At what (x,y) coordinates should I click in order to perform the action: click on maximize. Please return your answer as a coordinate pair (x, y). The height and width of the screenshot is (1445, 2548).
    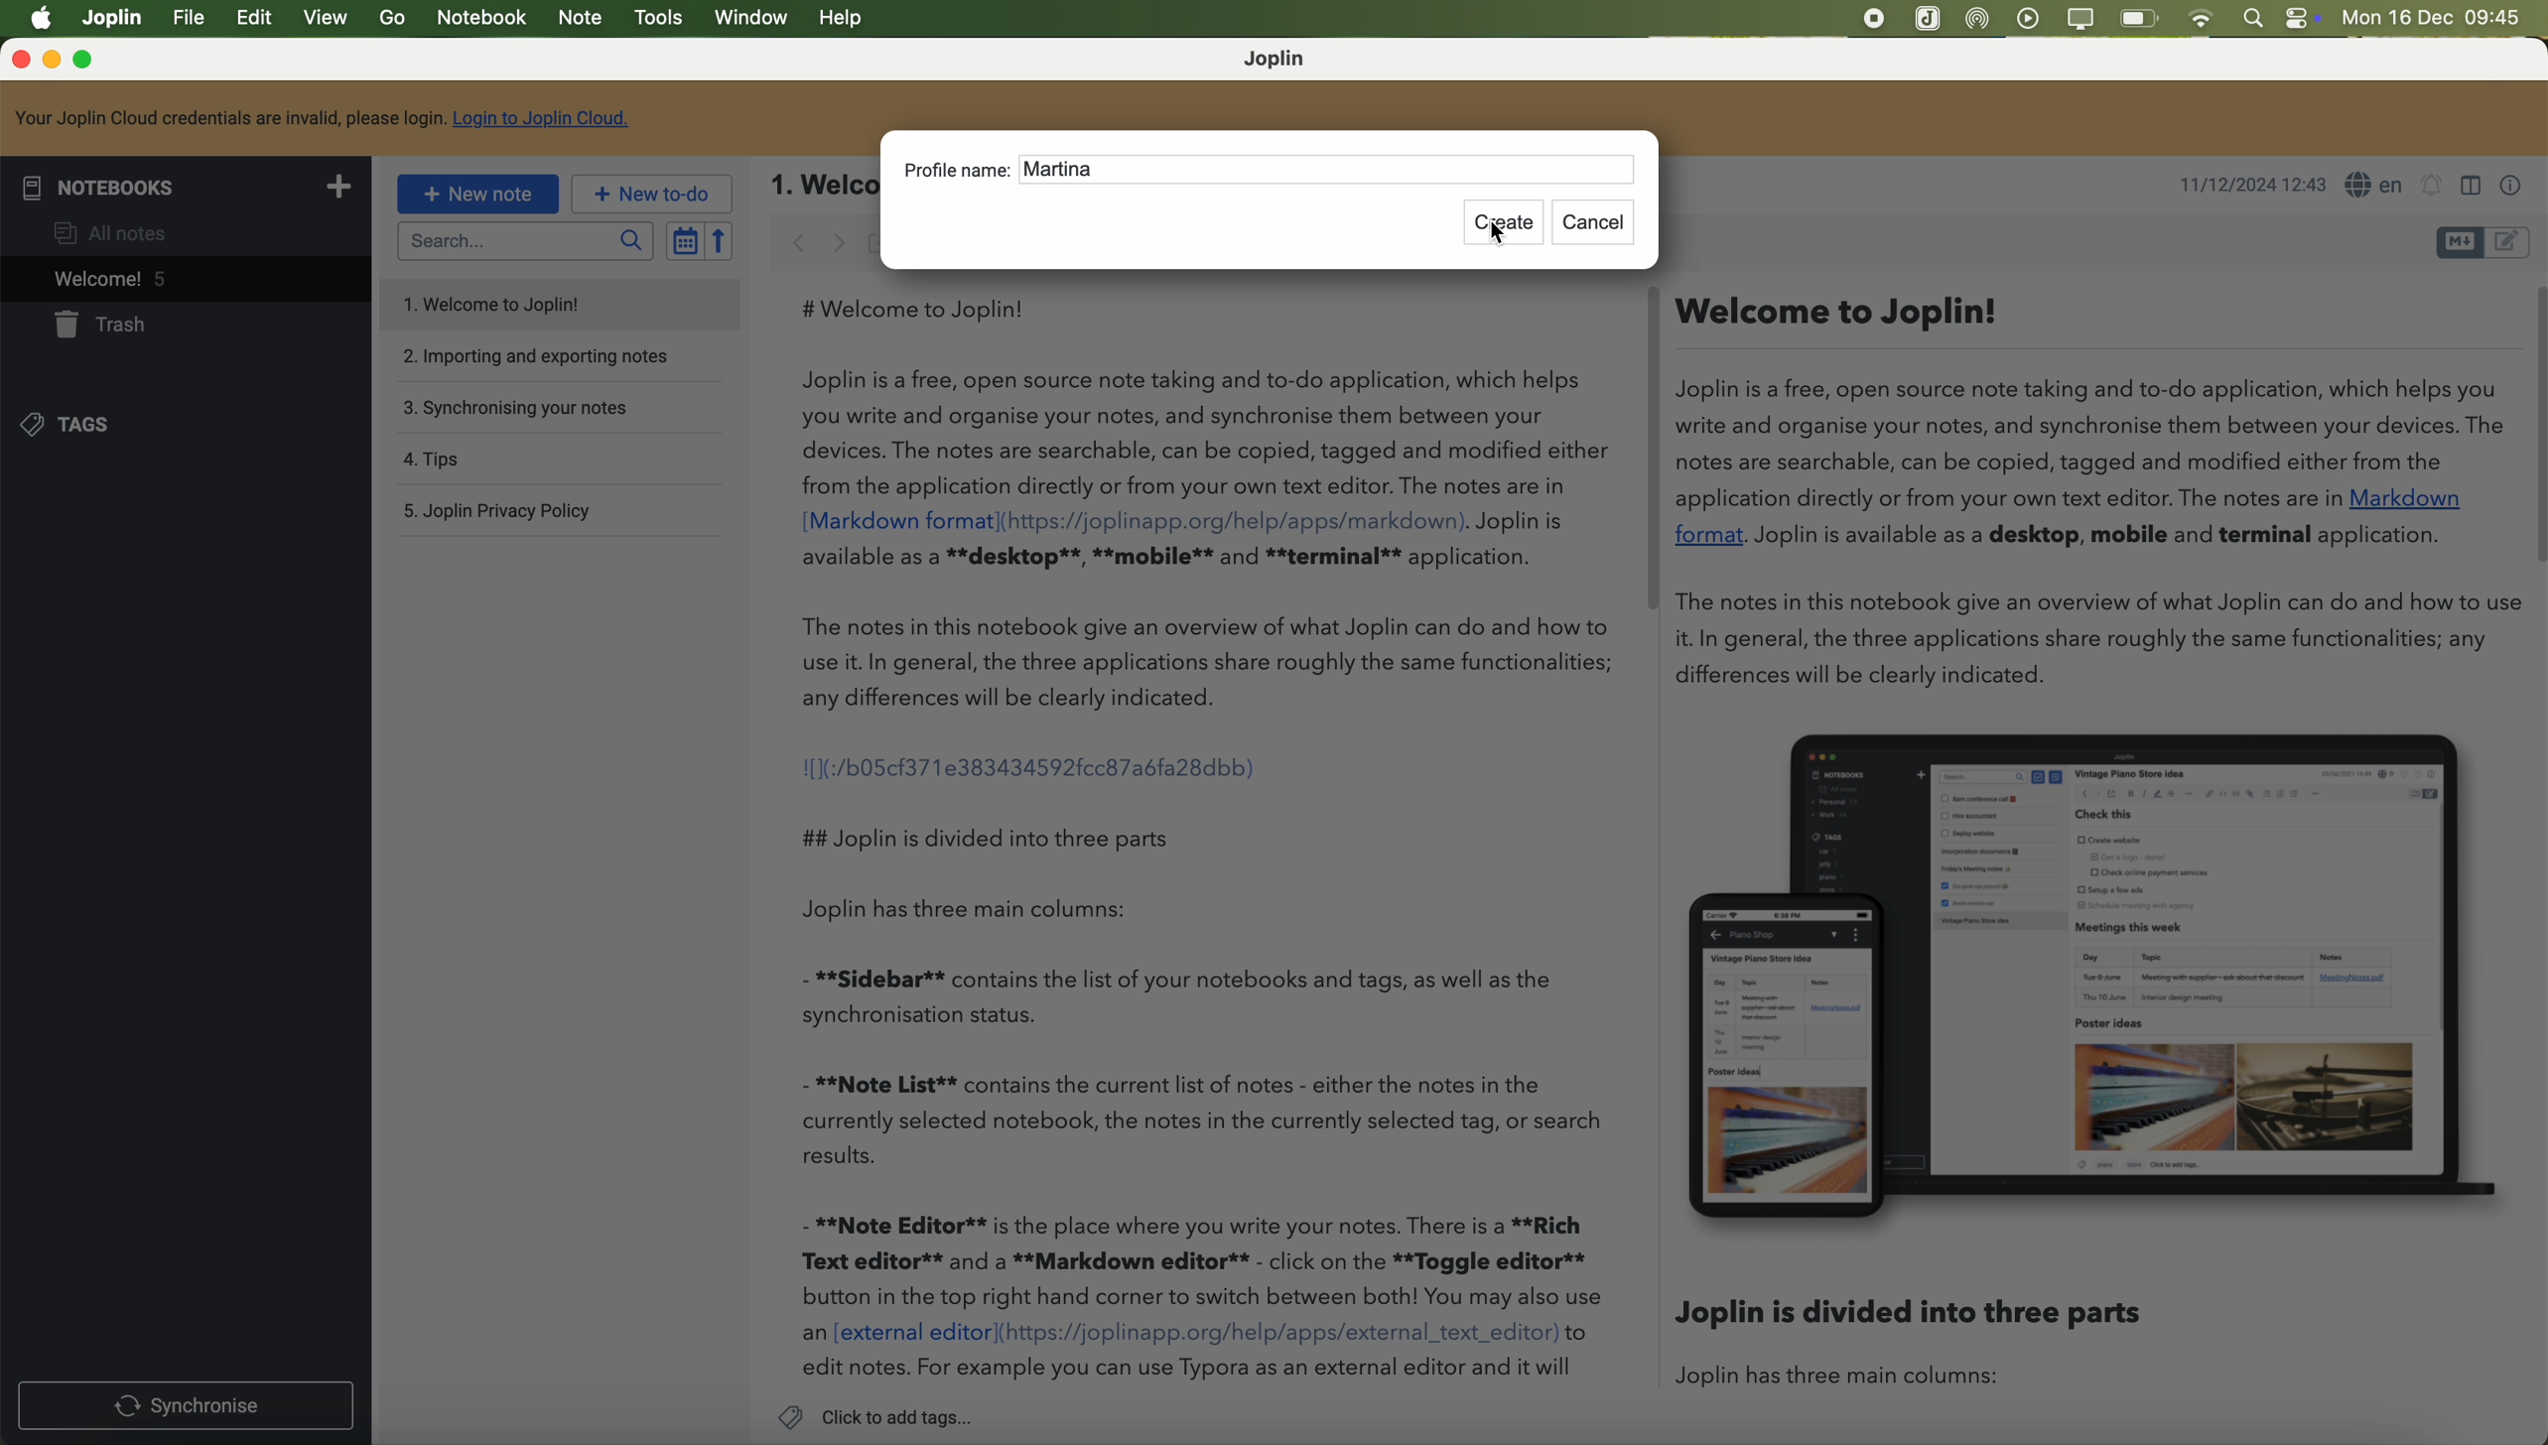
    Looking at the image, I should click on (87, 61).